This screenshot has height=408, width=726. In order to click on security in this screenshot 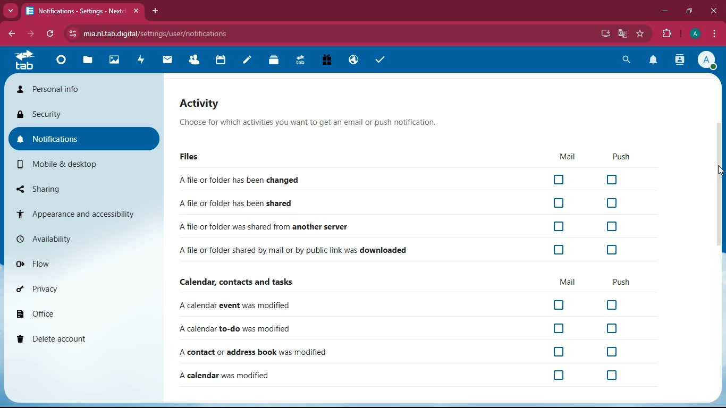, I will do `click(84, 113)`.